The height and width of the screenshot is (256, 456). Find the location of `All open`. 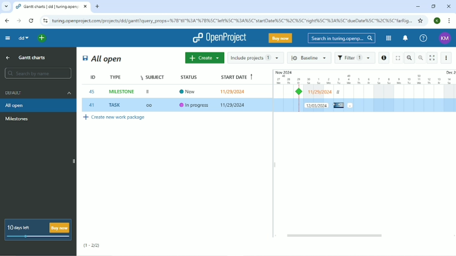

All open is located at coordinates (102, 59).